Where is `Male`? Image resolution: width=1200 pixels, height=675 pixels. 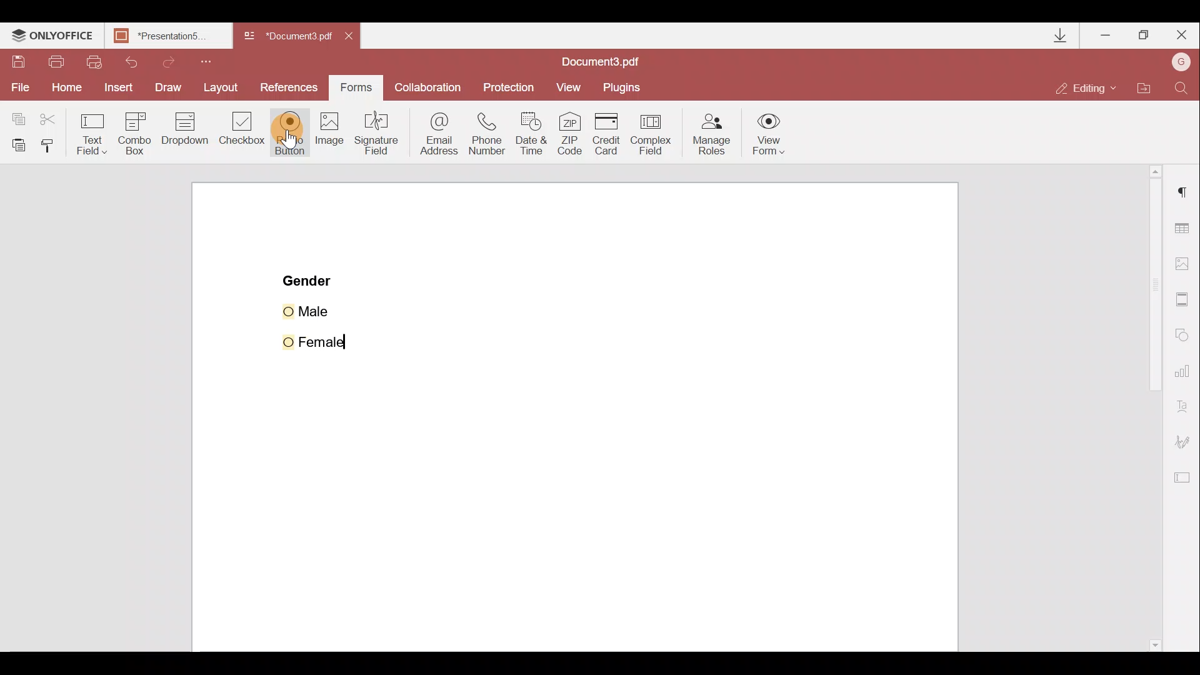 Male is located at coordinates (323, 309).